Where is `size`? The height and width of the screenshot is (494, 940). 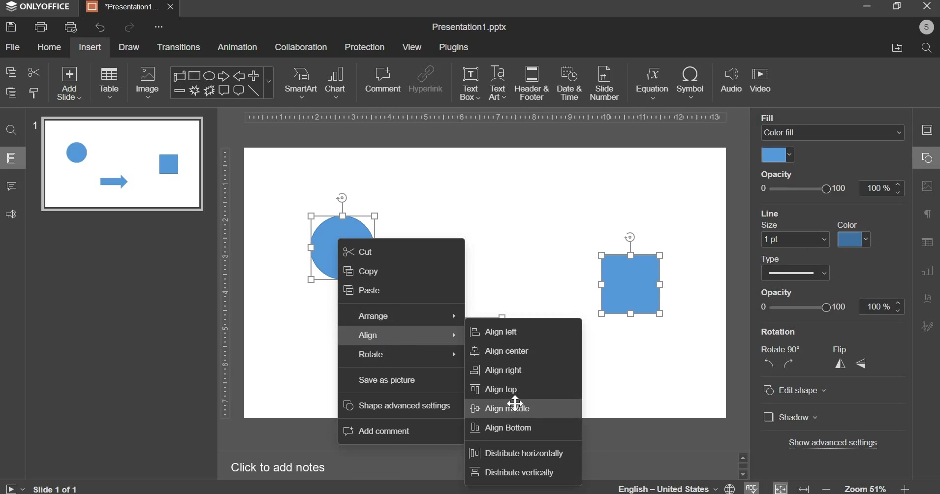
size is located at coordinates (770, 224).